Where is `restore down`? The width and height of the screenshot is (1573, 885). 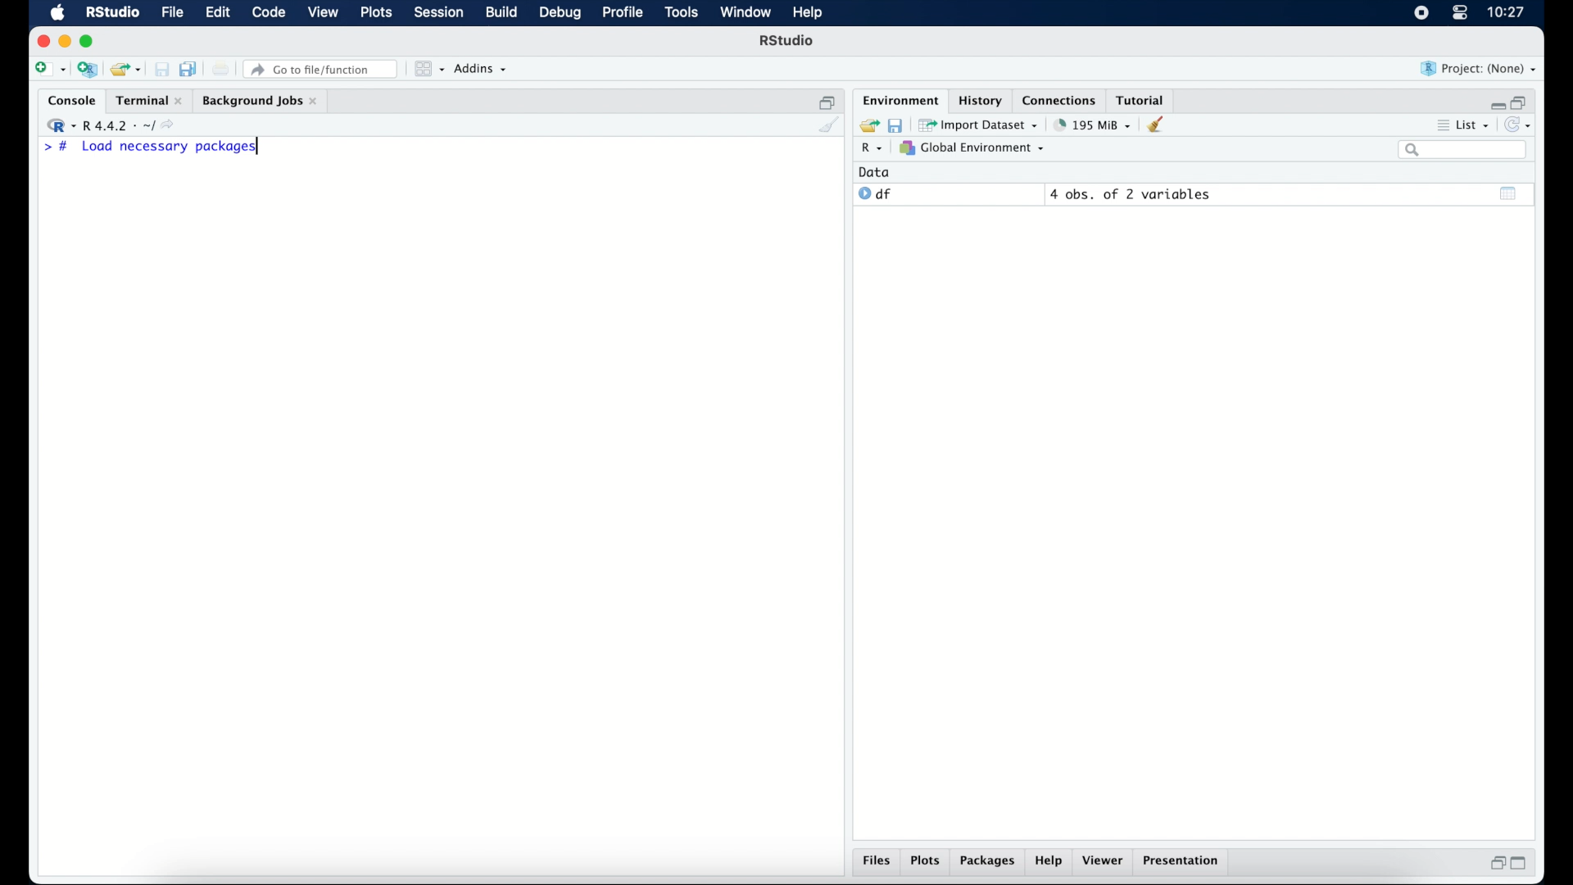
restore down is located at coordinates (1495, 865).